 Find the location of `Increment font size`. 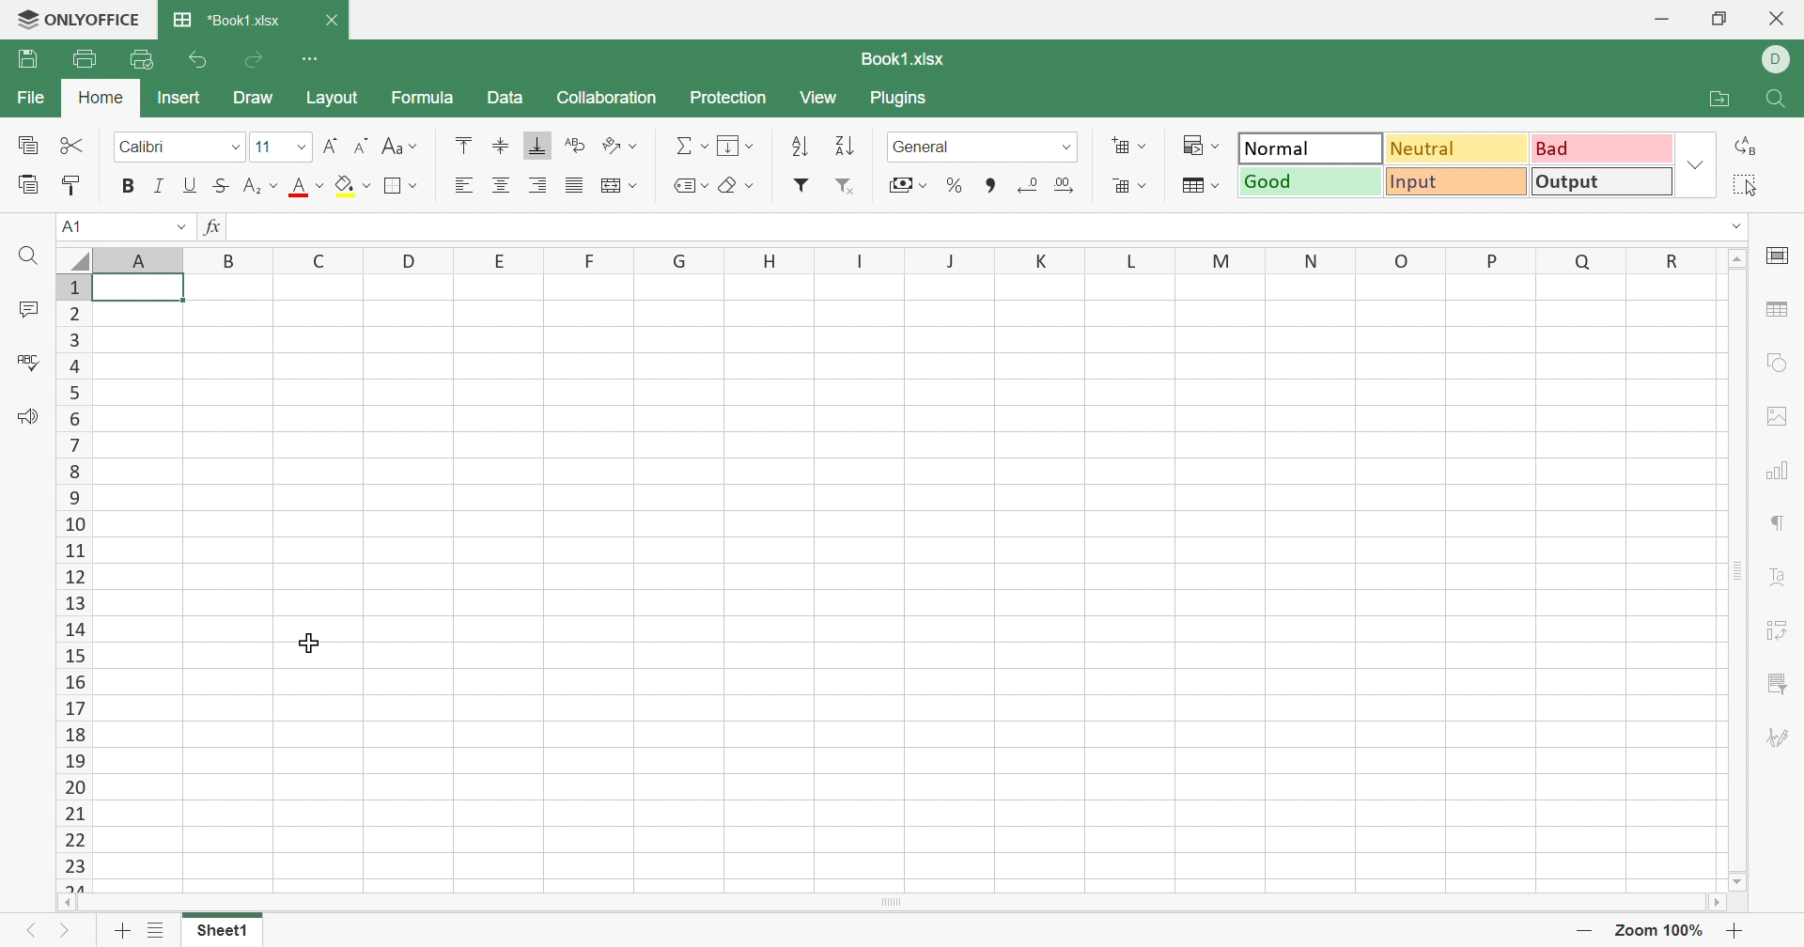

Increment font size is located at coordinates (331, 144).